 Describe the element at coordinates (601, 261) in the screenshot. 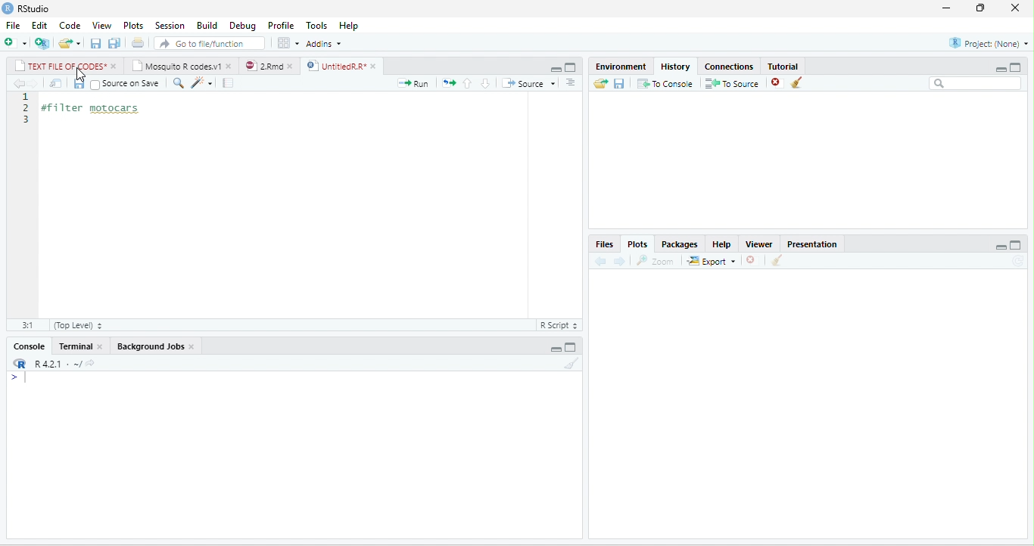

I see `back` at that location.